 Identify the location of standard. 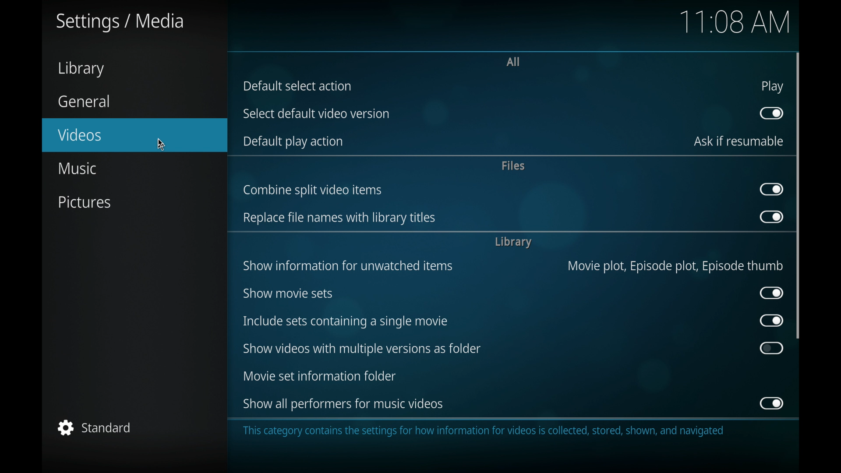
(95, 427).